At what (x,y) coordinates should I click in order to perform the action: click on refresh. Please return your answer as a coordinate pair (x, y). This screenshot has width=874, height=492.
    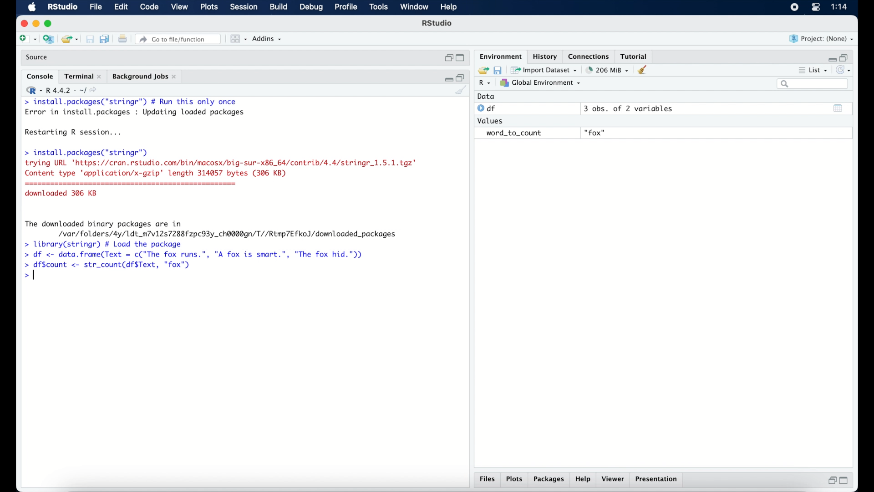
    Looking at the image, I should click on (844, 70).